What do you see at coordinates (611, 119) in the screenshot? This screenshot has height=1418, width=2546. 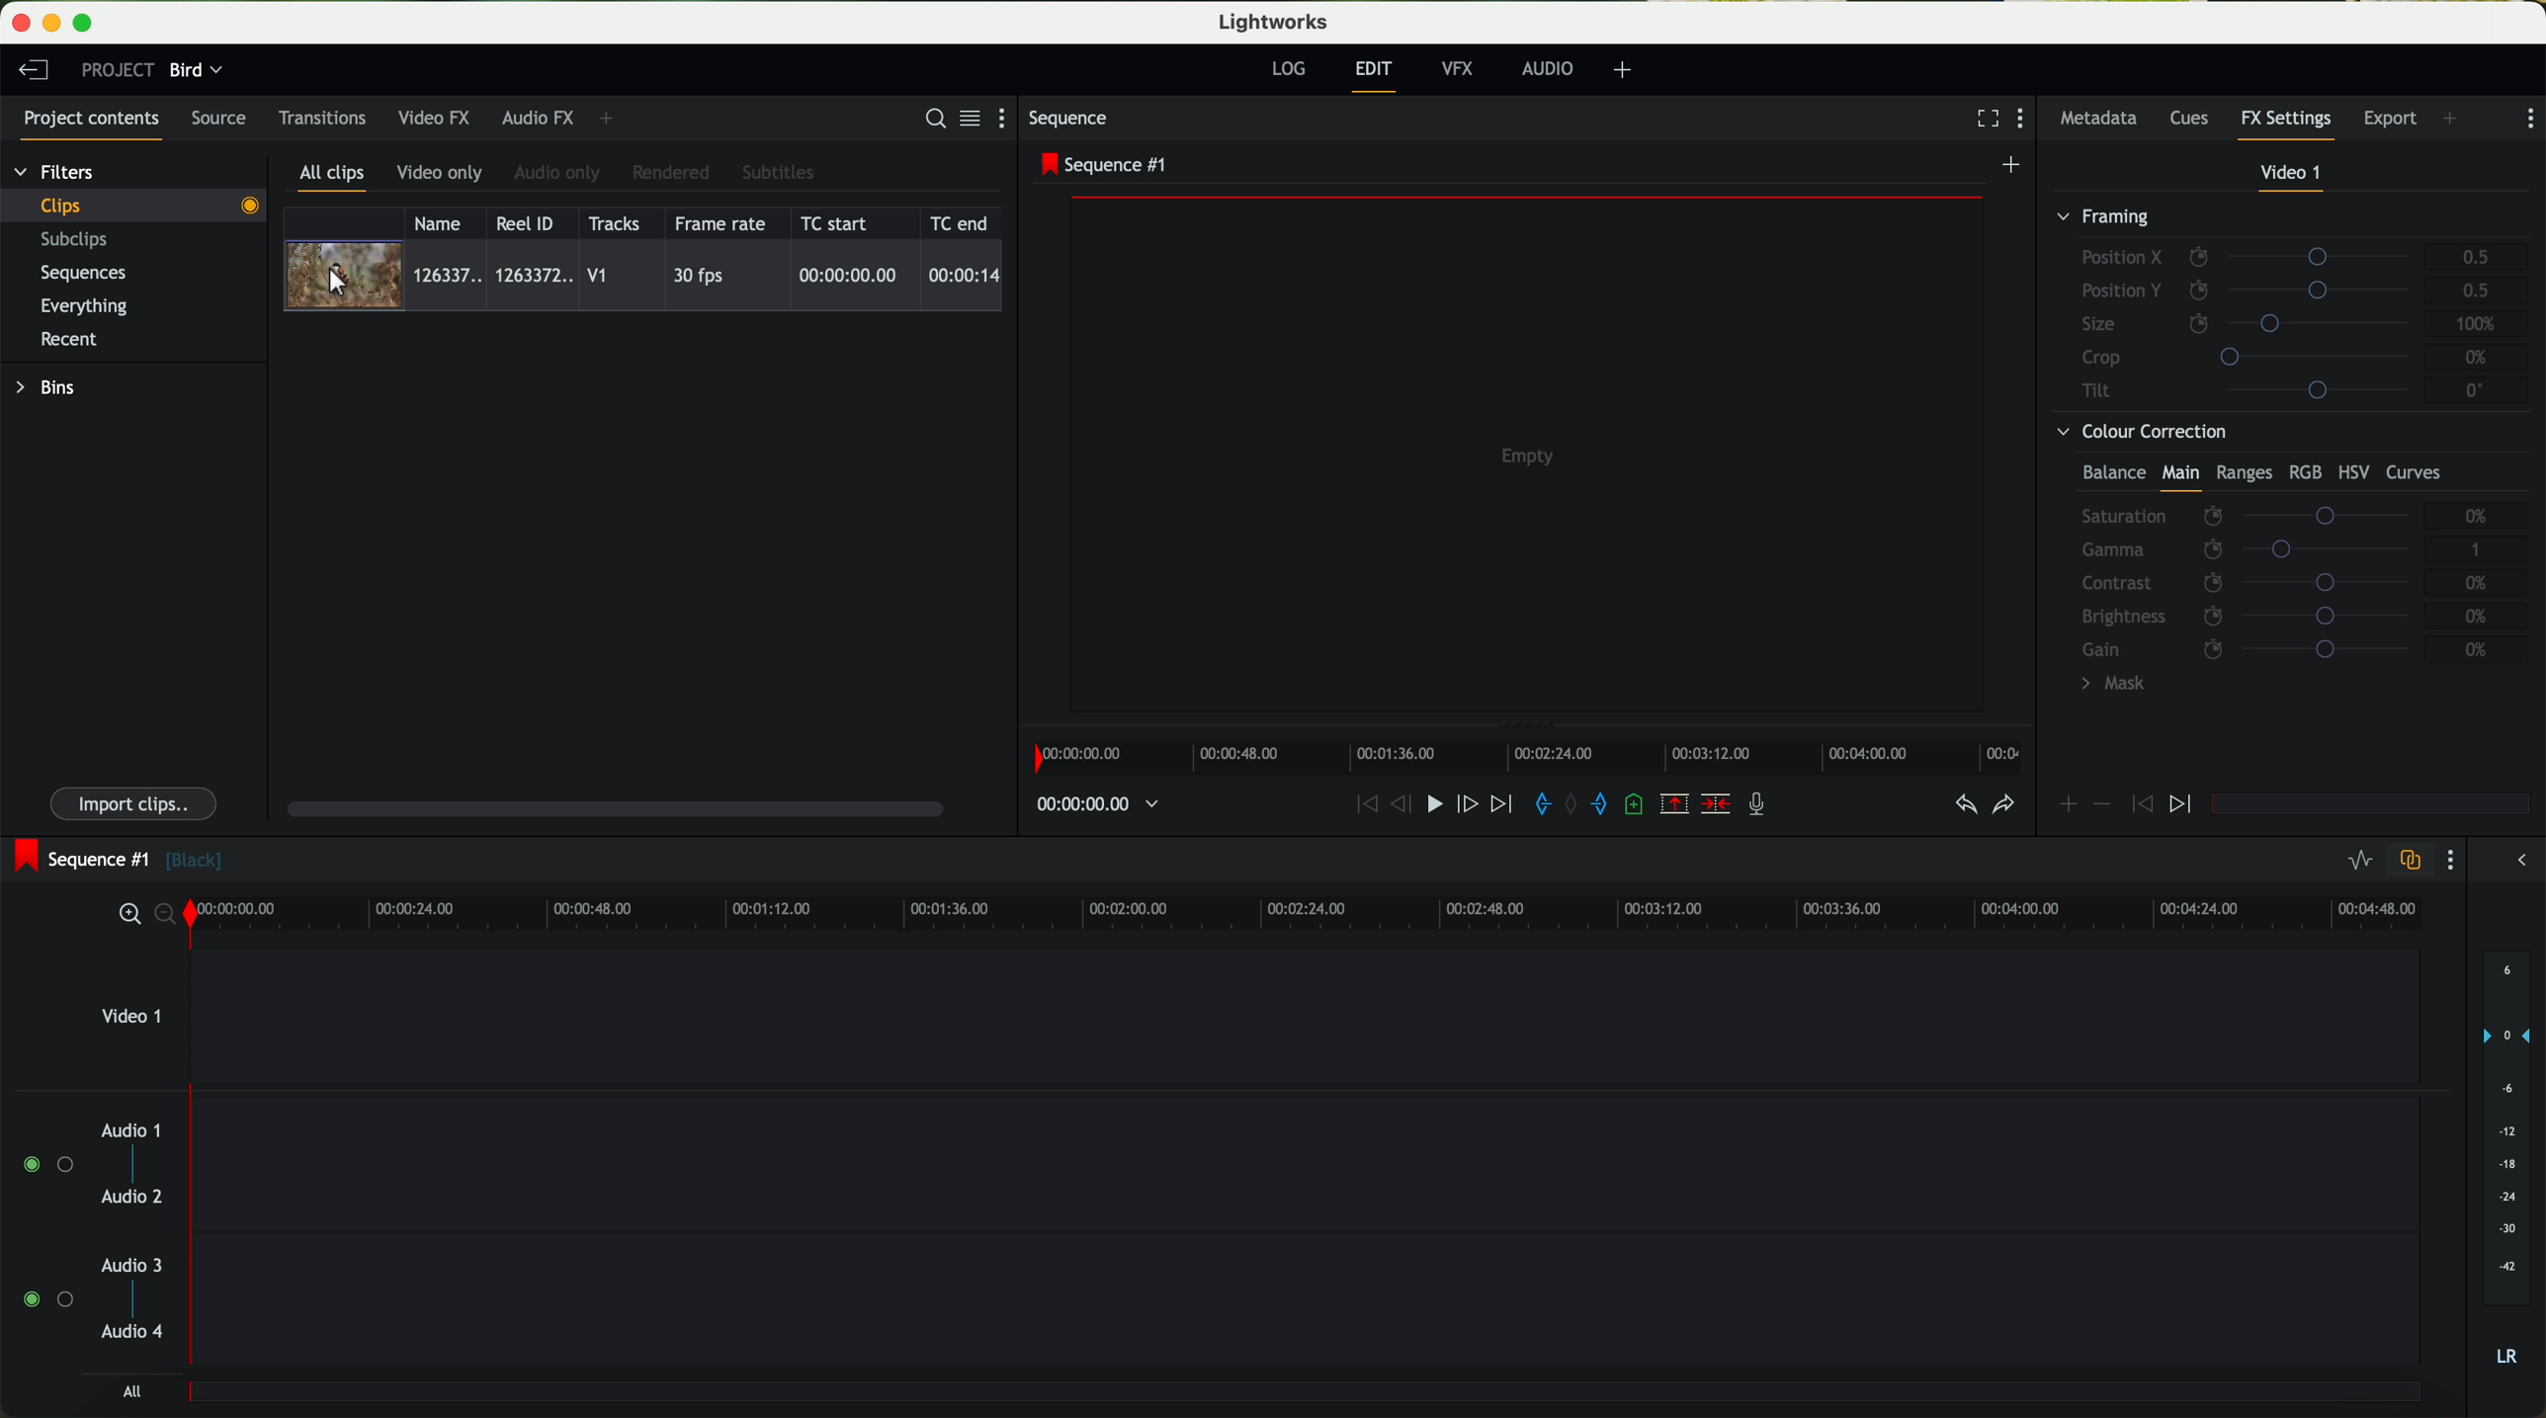 I see `add panel` at bounding box center [611, 119].